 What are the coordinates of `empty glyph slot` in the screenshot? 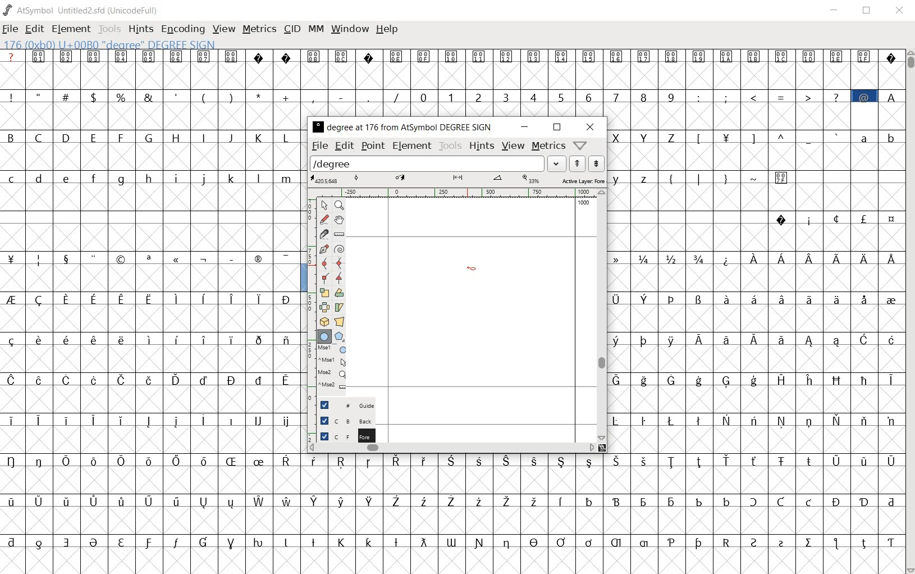 It's located at (450, 560).